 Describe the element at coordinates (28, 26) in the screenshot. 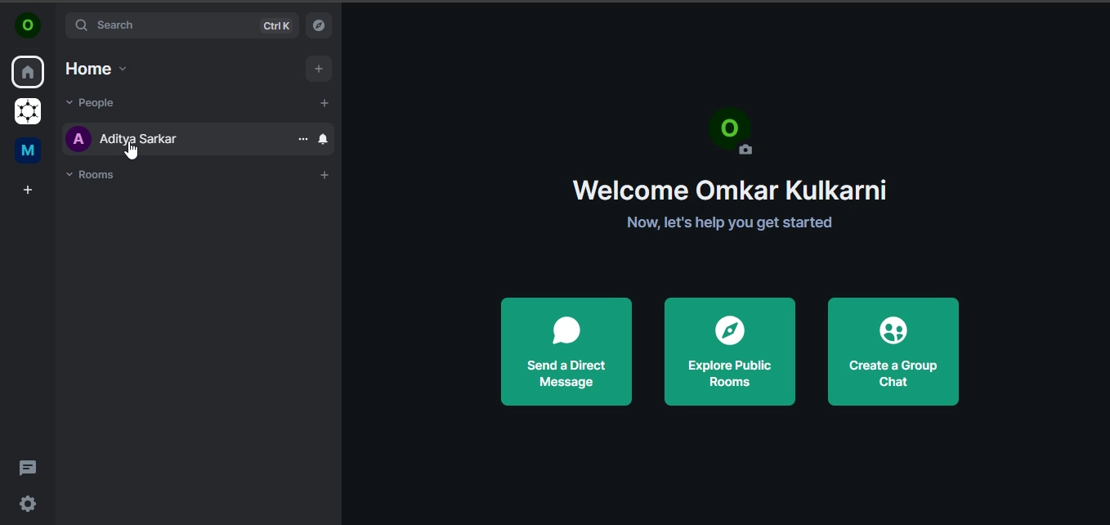

I see `icon` at that location.